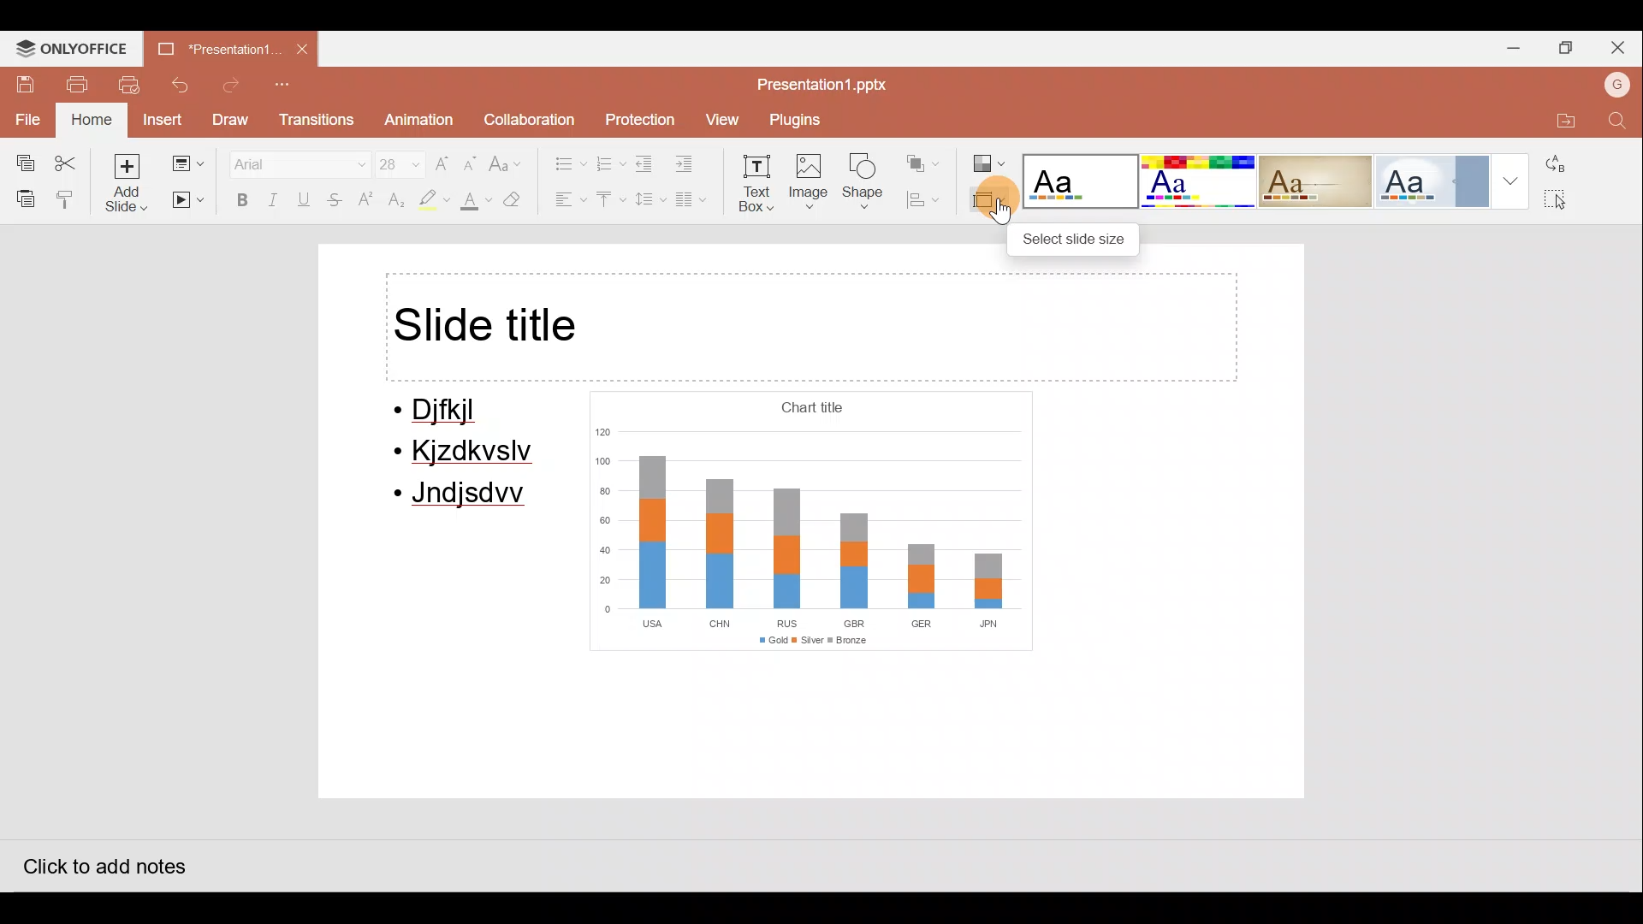 This screenshot has height=924, width=1643. Describe the element at coordinates (647, 163) in the screenshot. I see `Decrease indent` at that location.